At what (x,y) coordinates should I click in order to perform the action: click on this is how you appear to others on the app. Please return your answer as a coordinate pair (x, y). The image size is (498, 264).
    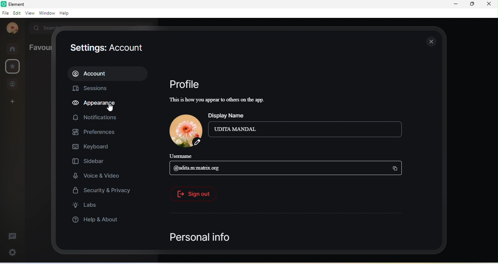
    Looking at the image, I should click on (223, 100).